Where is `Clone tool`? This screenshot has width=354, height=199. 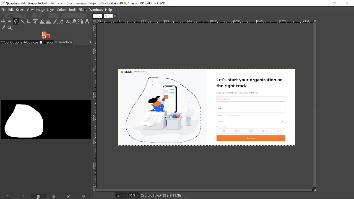 Clone tool is located at coordinates (68, 22).